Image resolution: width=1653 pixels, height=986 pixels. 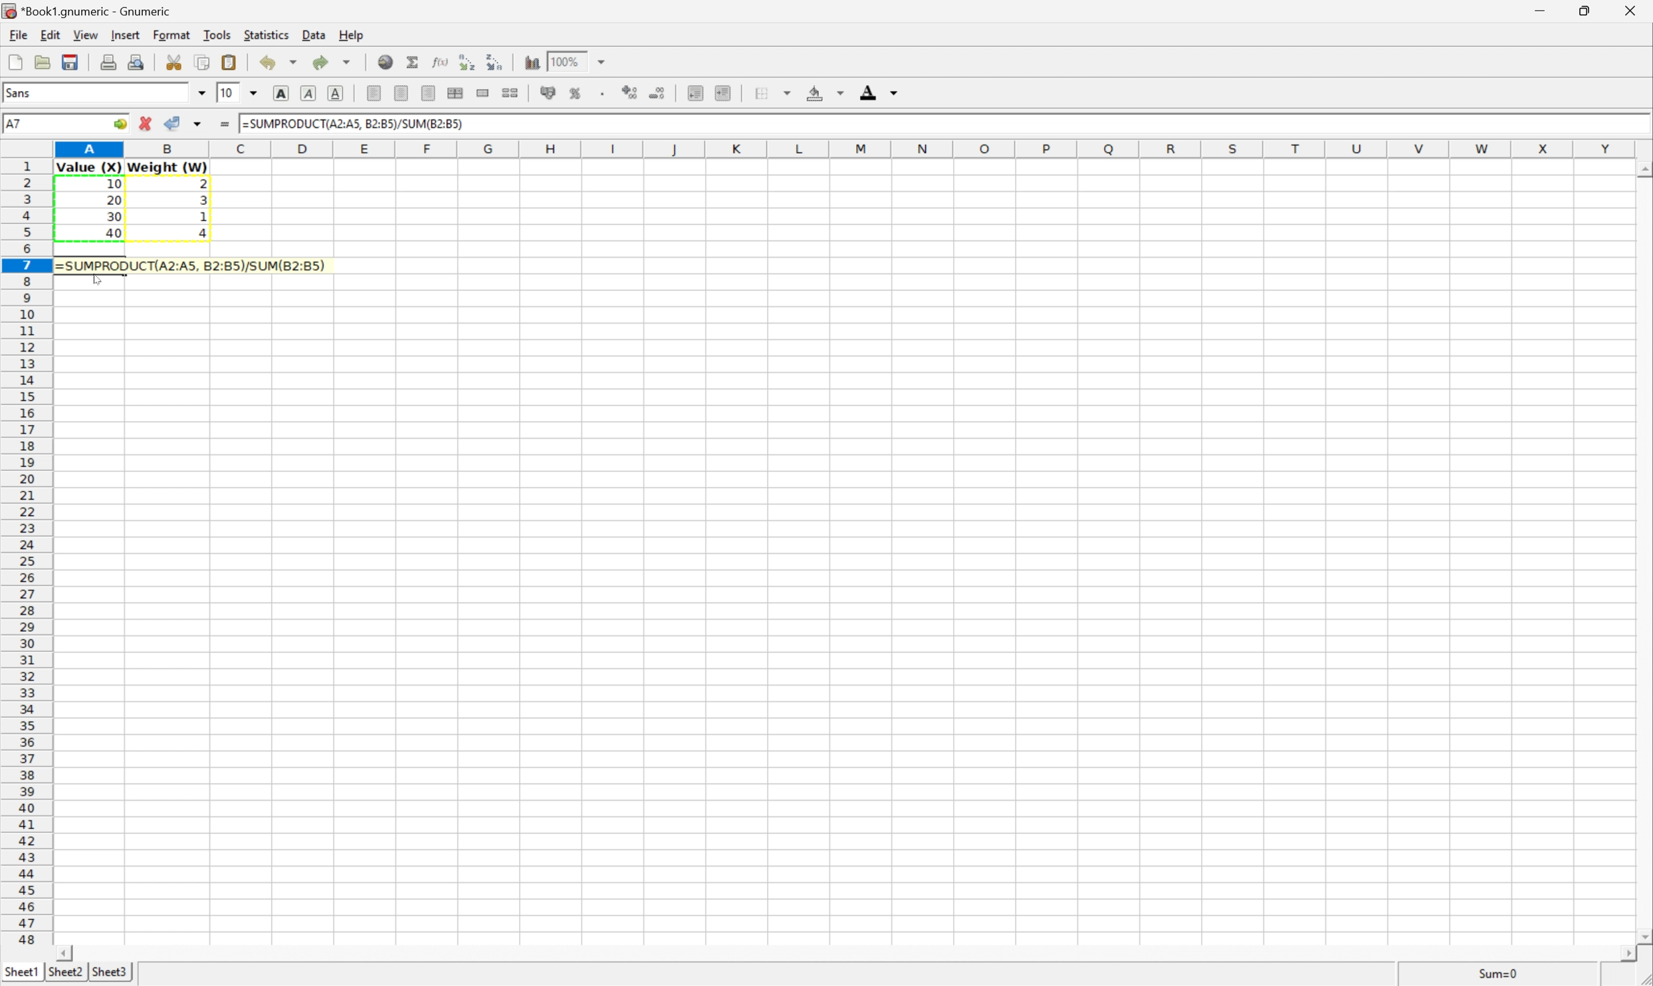 I want to click on Paste clipboard, so click(x=231, y=60).